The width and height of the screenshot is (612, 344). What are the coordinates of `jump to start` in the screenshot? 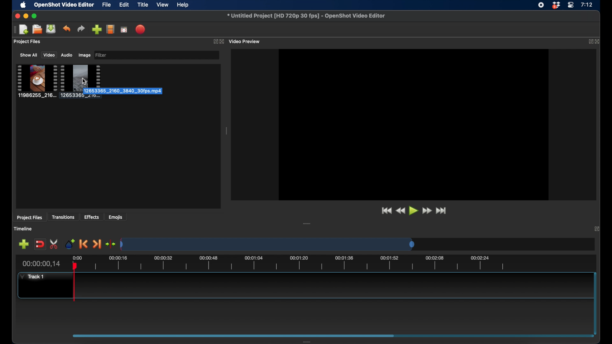 It's located at (386, 211).